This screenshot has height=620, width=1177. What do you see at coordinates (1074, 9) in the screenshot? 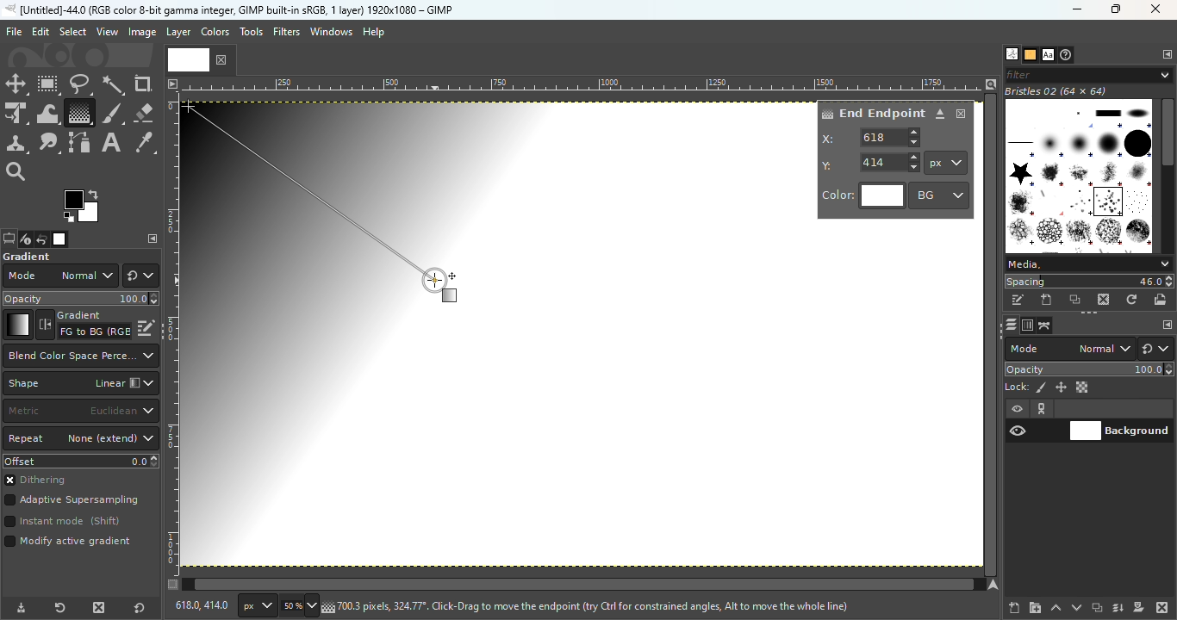
I see `Minimize` at bounding box center [1074, 9].